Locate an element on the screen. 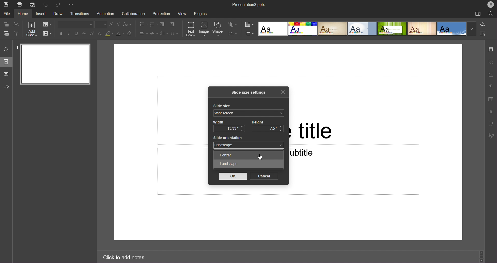 This screenshot has height=263, width=497. Playback is located at coordinates (48, 33).